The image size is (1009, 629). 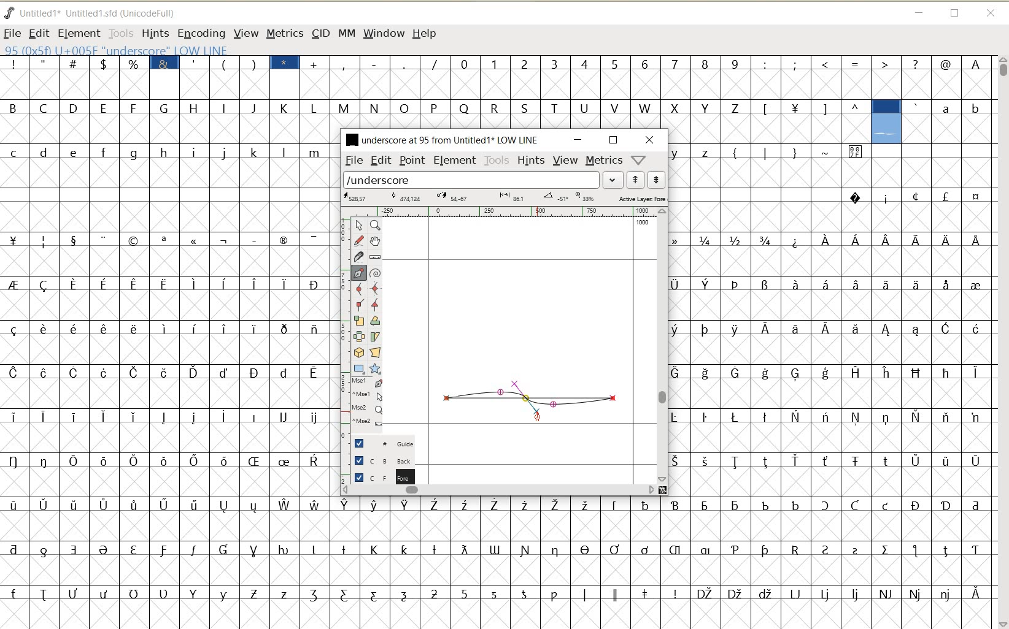 What do you see at coordinates (768, 356) in the screenshot?
I see `GLYPHY CHARACTERS` at bounding box center [768, 356].